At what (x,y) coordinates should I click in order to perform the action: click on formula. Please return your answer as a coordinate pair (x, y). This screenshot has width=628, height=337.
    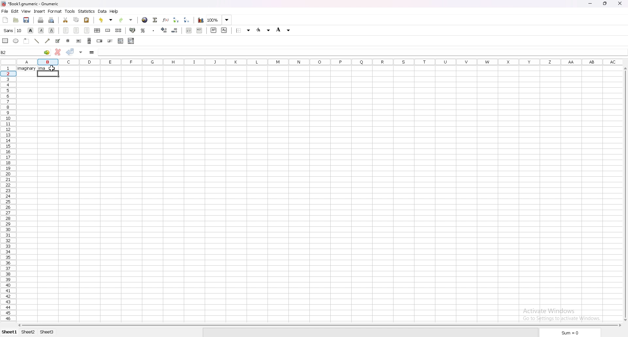
    Looking at the image, I should click on (92, 52).